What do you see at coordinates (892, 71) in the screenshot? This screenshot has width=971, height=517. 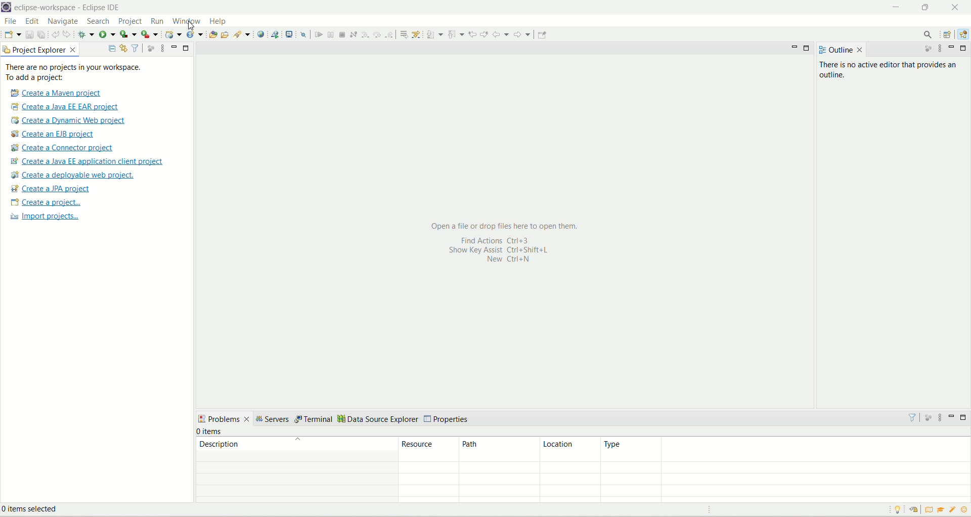 I see `There is no active editor that provides outline.` at bounding box center [892, 71].